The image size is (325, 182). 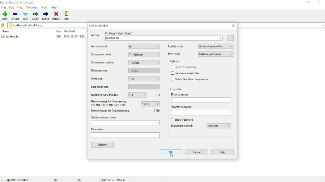 What do you see at coordinates (197, 152) in the screenshot?
I see `Cancel` at bounding box center [197, 152].